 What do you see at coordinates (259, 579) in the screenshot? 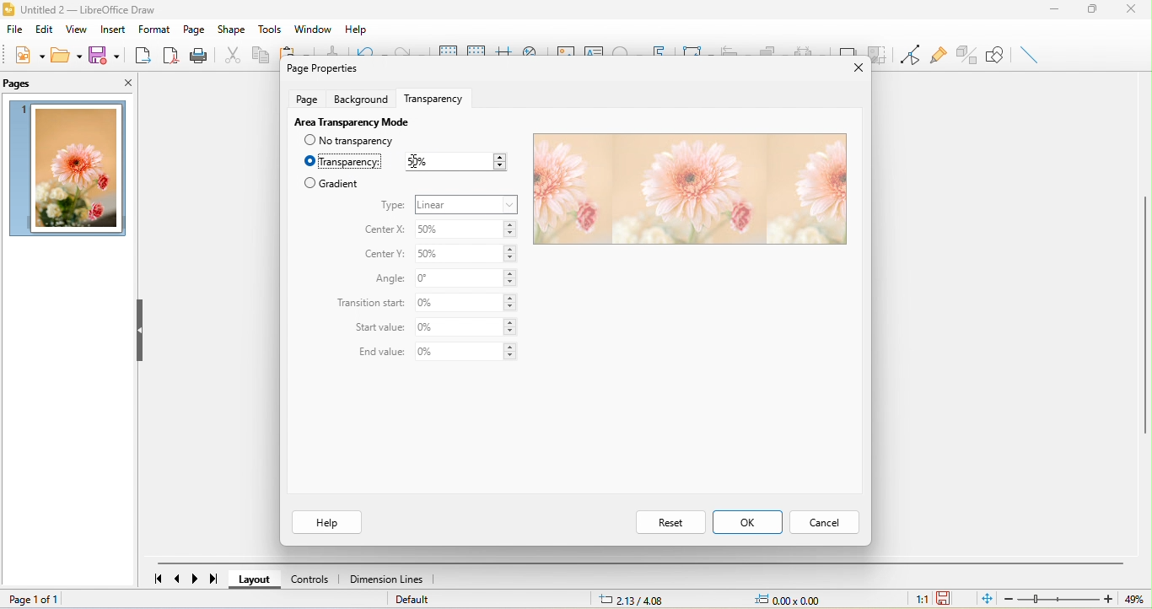
I see `layout` at bounding box center [259, 579].